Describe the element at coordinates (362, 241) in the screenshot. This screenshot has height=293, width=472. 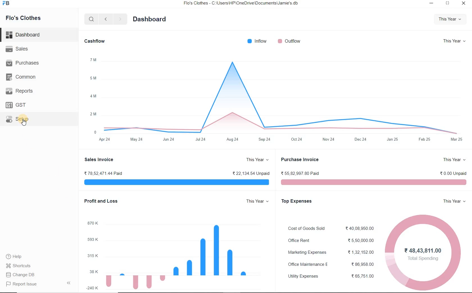
I see `5,50,000.00` at that location.